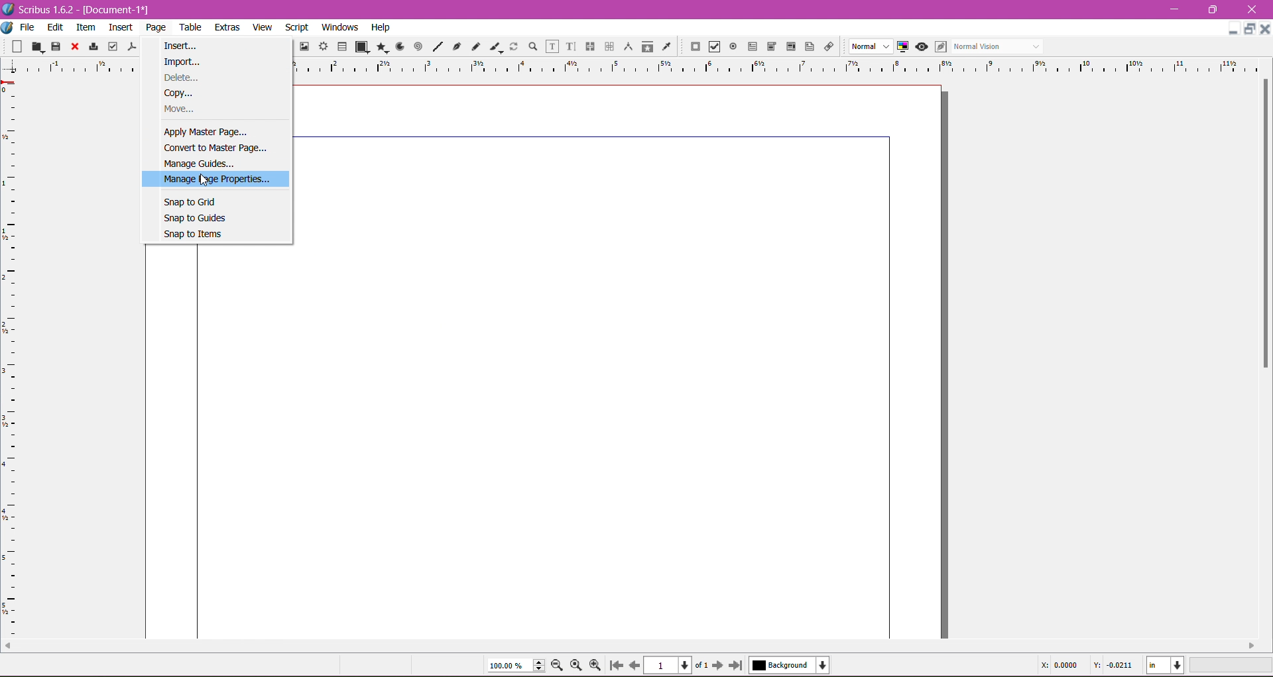 This screenshot has width=1273, height=677. Describe the element at coordinates (511, 666) in the screenshot. I see `Current Zoom Level` at that location.